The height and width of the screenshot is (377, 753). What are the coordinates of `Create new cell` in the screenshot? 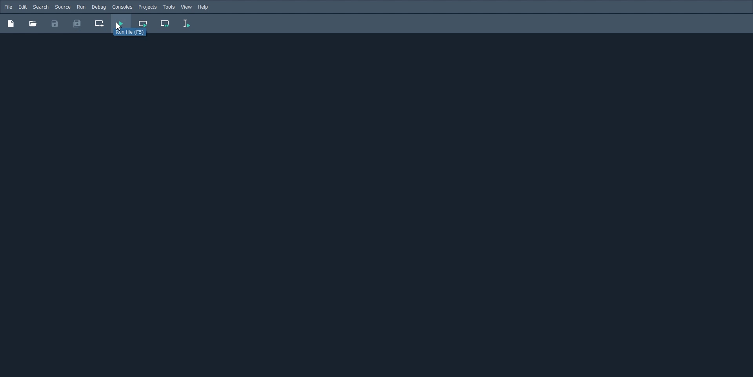 It's located at (100, 24).